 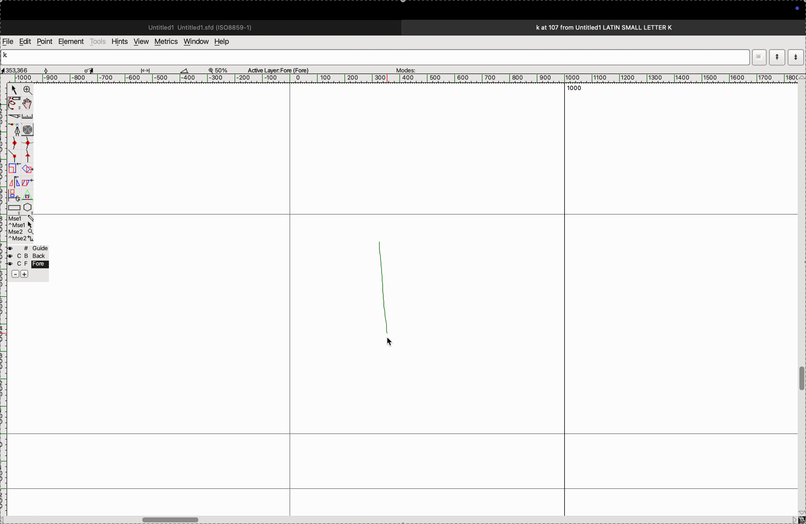 What do you see at coordinates (14, 91) in the screenshot?
I see `cursor` at bounding box center [14, 91].